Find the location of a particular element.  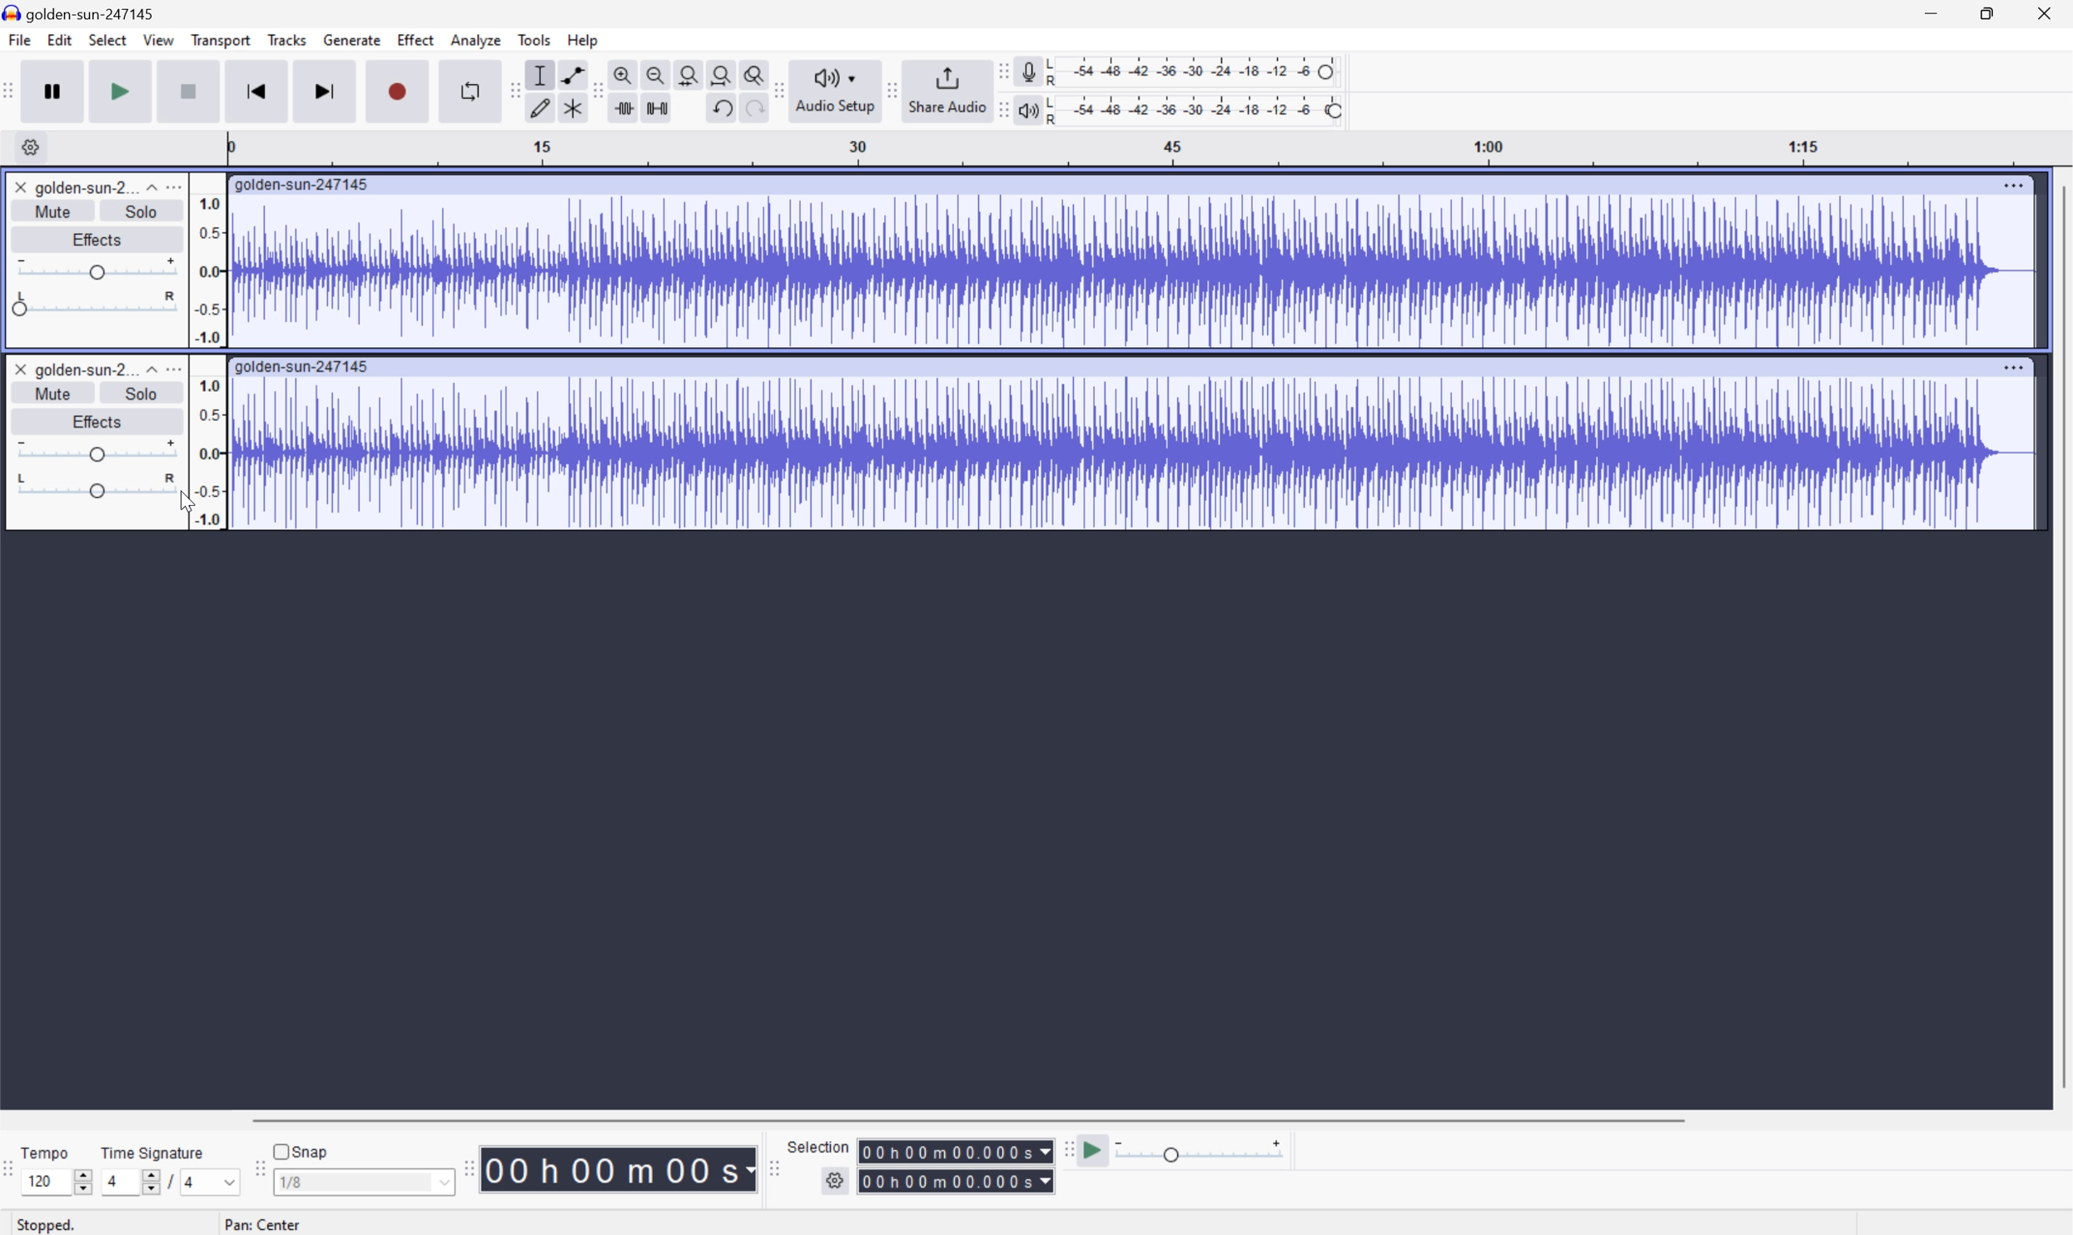

Audacity audio setup toolbar is located at coordinates (776, 89).